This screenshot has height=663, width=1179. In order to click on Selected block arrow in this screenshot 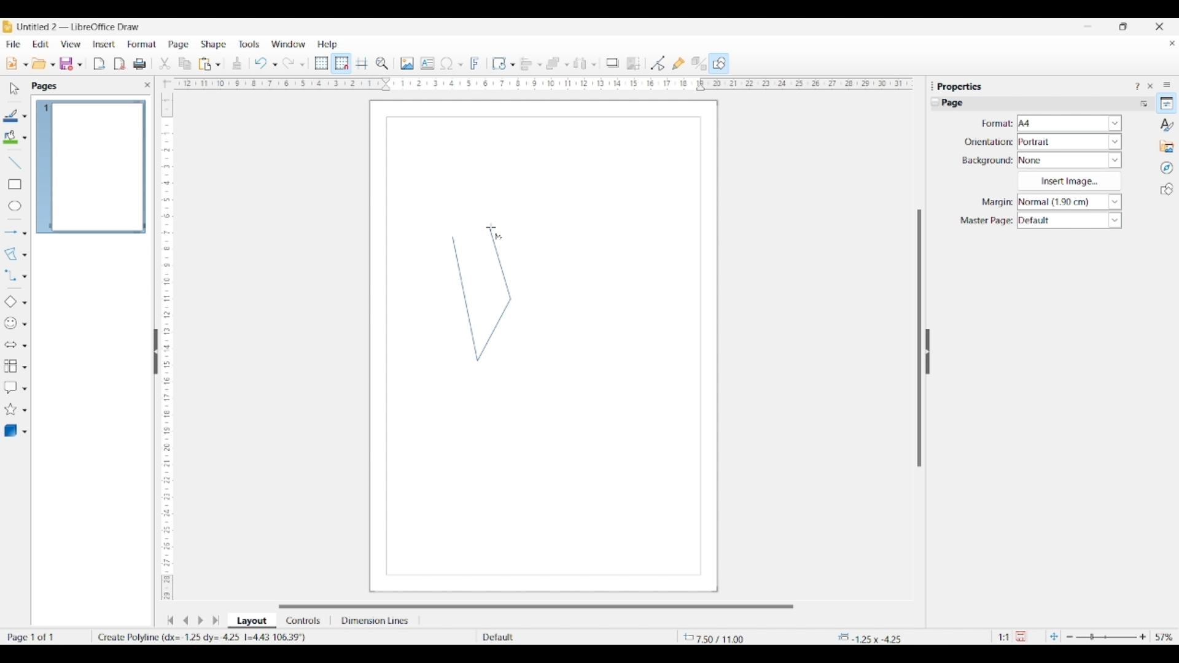, I will do `click(10, 345)`.